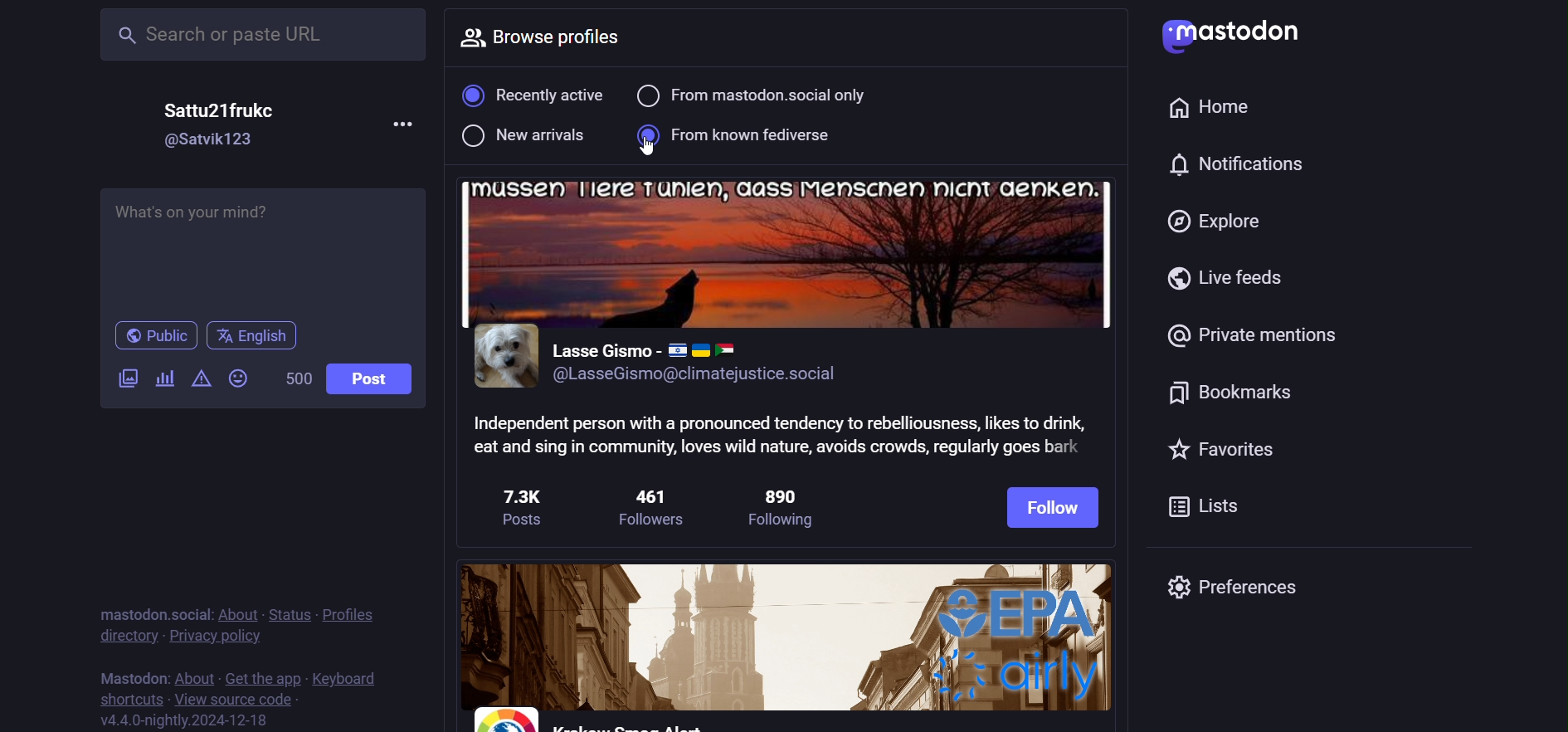 Image resolution: width=1568 pixels, height=732 pixels. I want to click on list, so click(1219, 504).